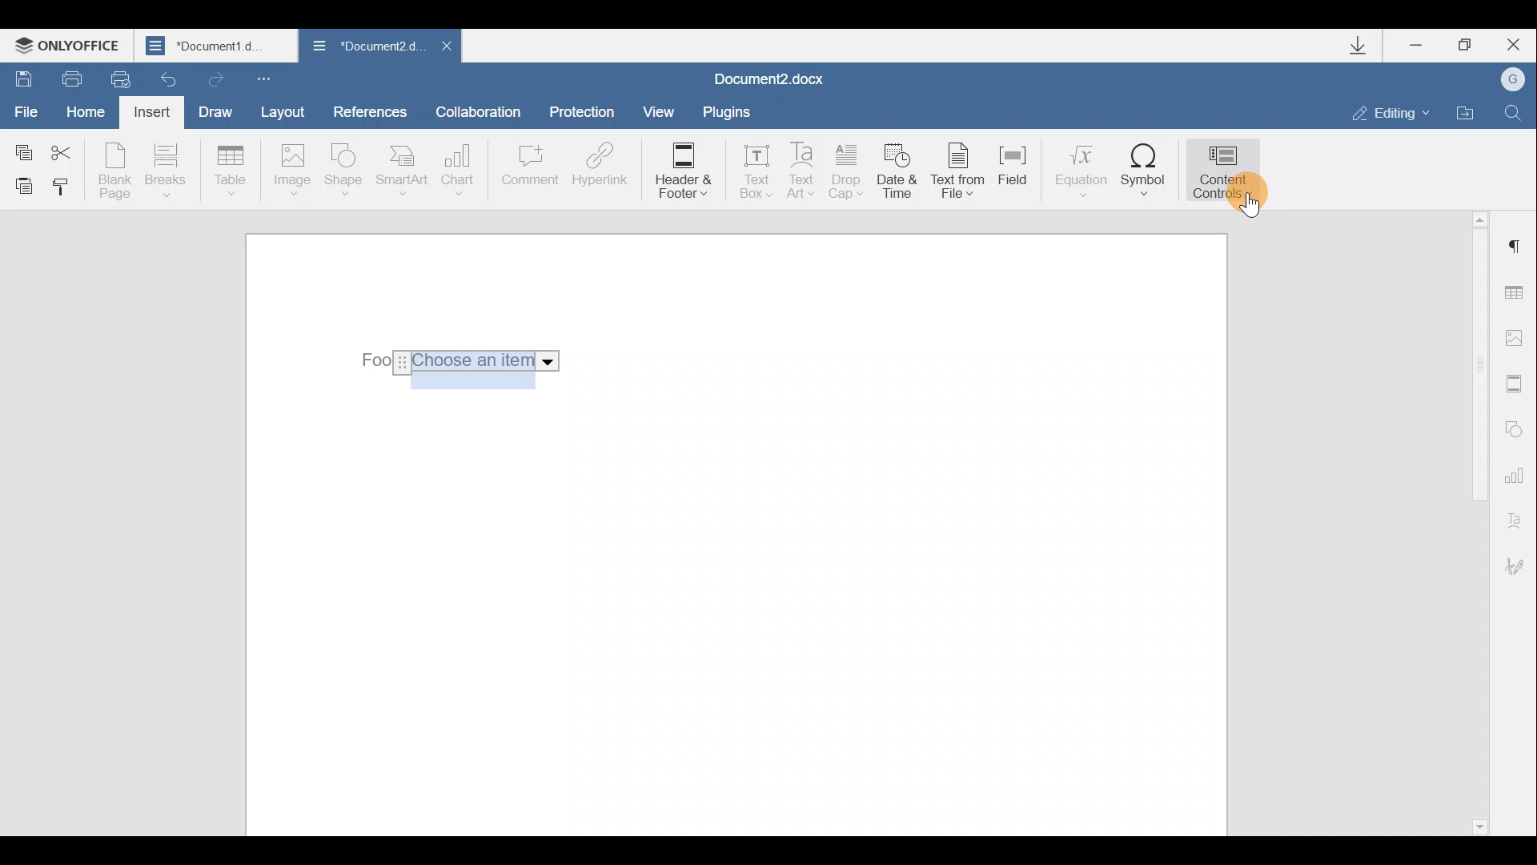 The height and width of the screenshot is (865, 1537). Describe the element at coordinates (267, 78) in the screenshot. I see `Customize quick access toolbar` at that location.